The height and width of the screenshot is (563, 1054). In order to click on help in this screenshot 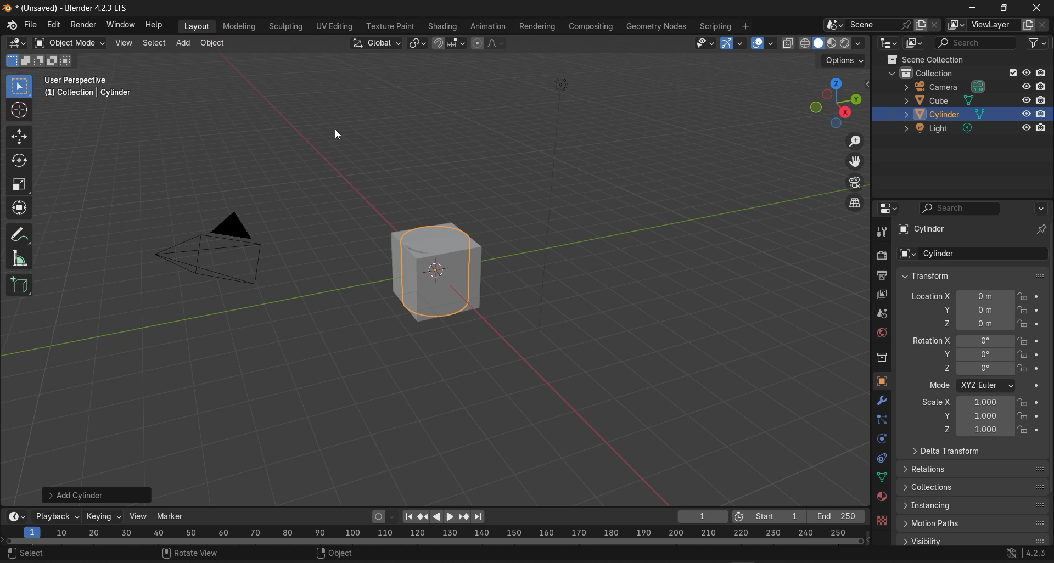, I will do `click(156, 25)`.